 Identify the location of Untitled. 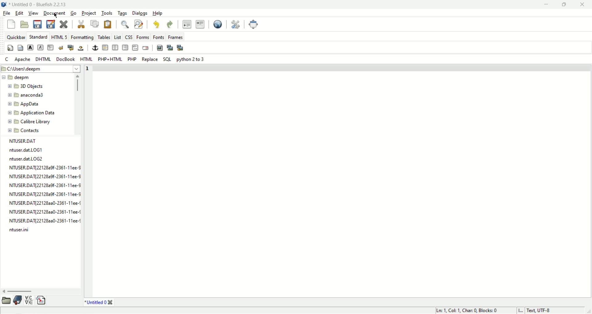
(95, 302).